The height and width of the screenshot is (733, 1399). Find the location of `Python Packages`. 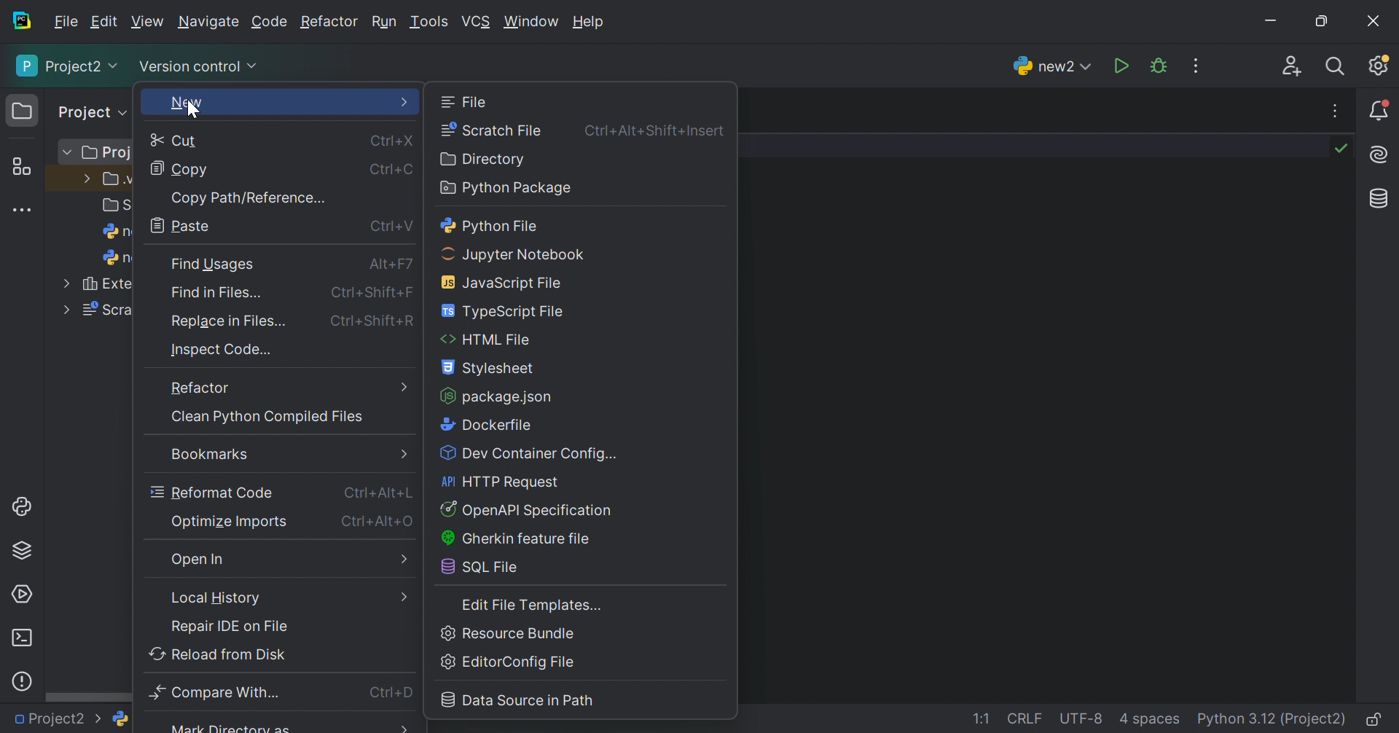

Python Packages is located at coordinates (22, 552).